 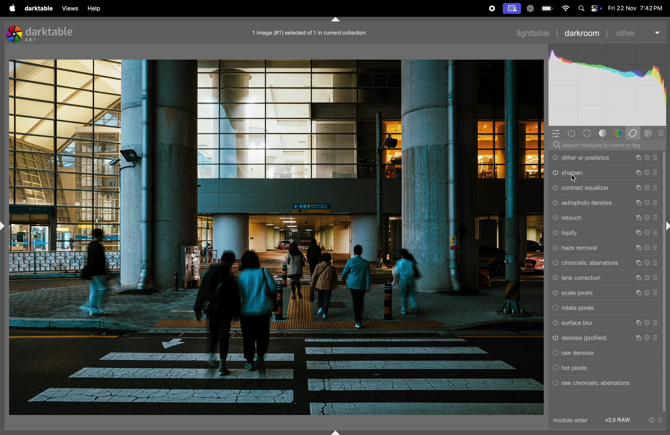 What do you see at coordinates (666, 227) in the screenshot?
I see `shift+ctrl+r` at bounding box center [666, 227].